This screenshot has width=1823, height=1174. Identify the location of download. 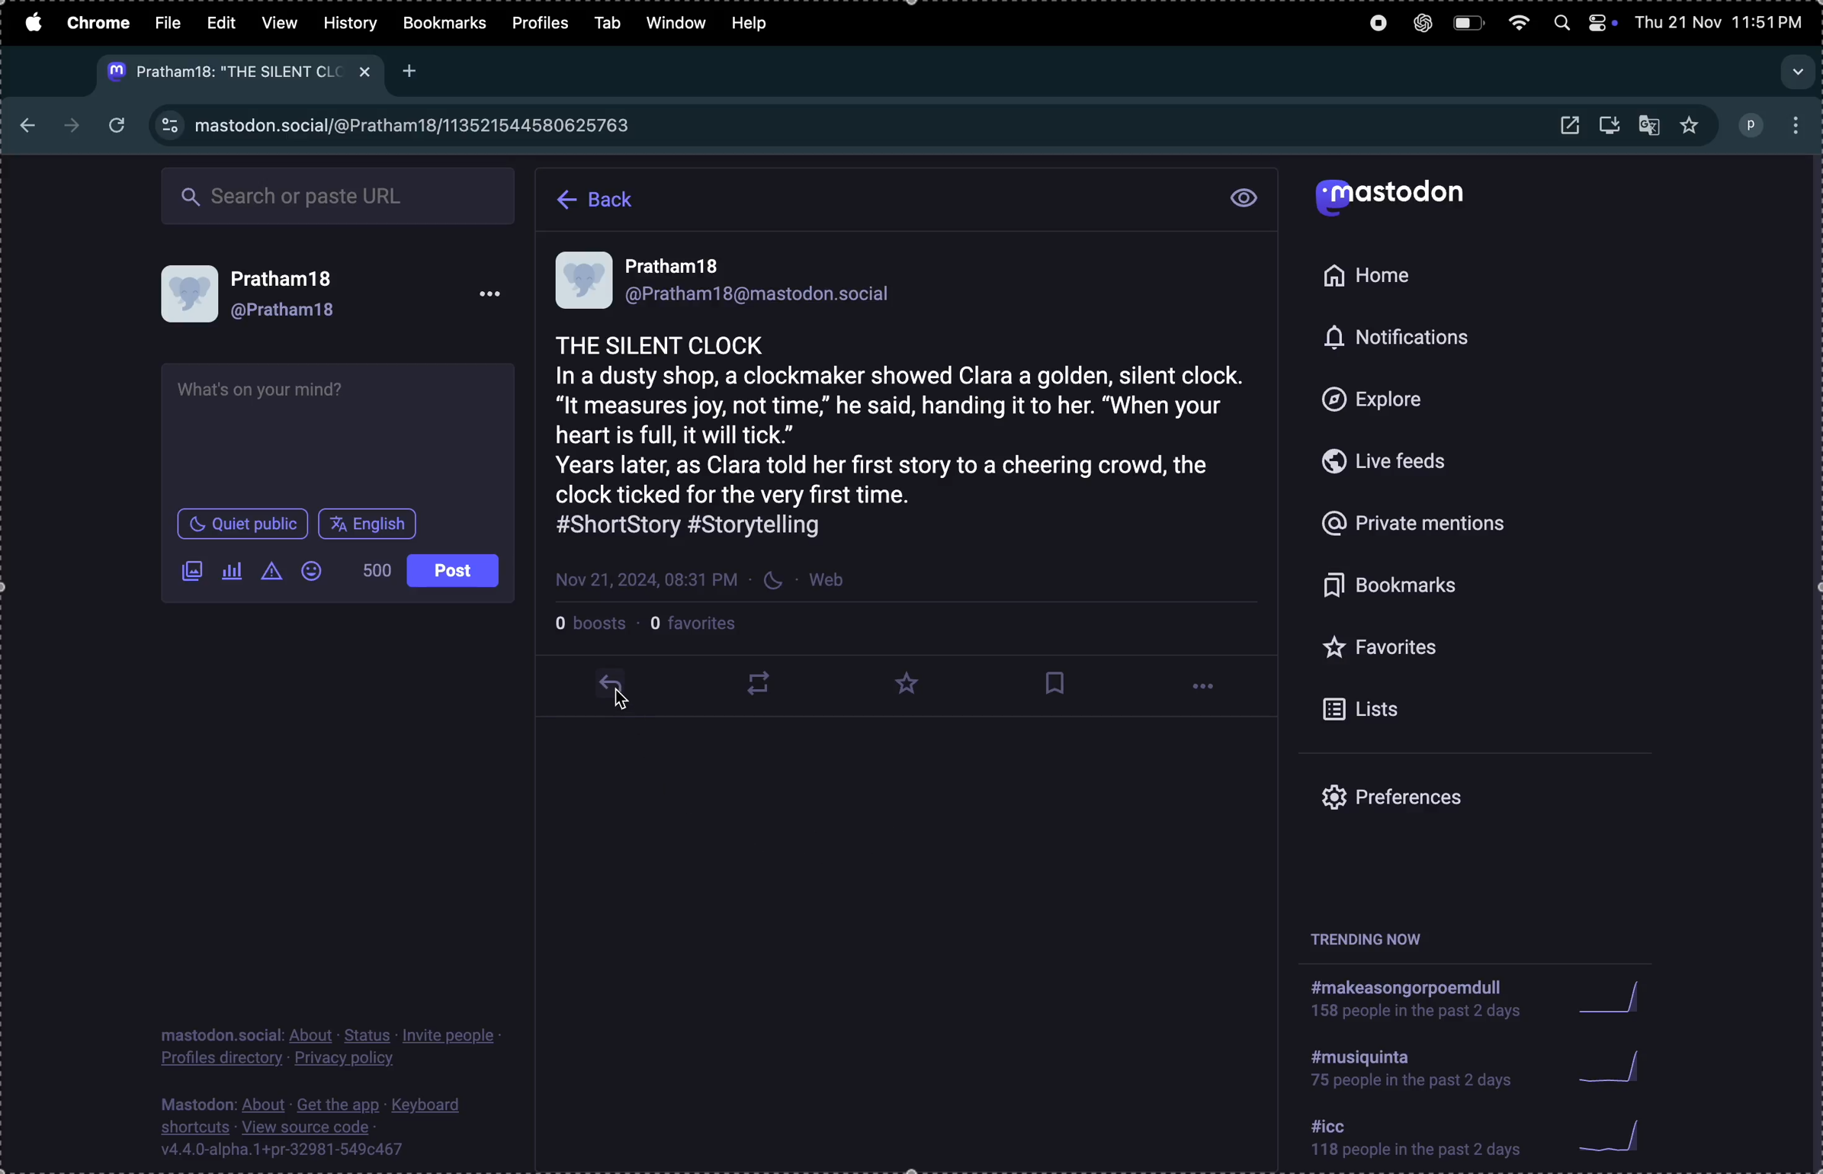
(1609, 125).